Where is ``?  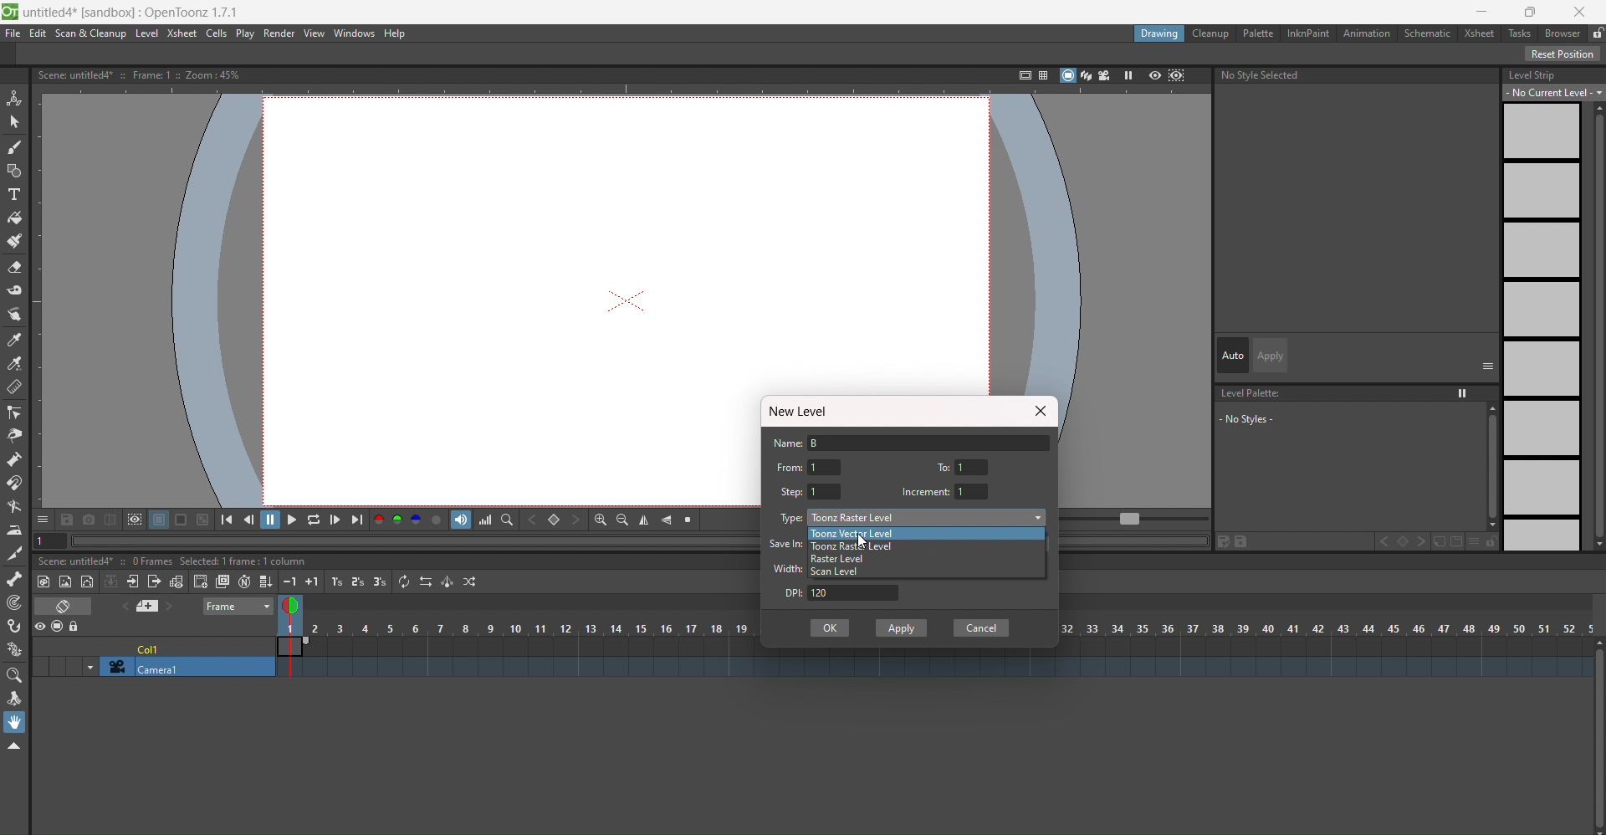  is located at coordinates (688, 520).